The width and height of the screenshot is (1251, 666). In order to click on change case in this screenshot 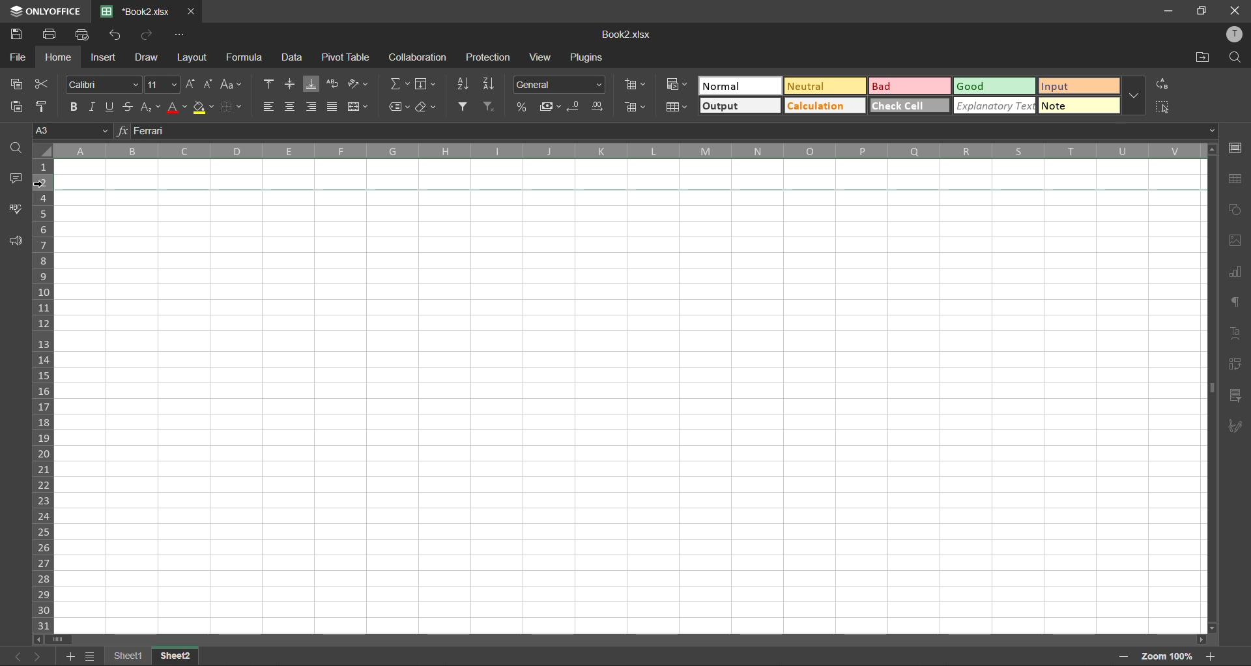, I will do `click(233, 86)`.